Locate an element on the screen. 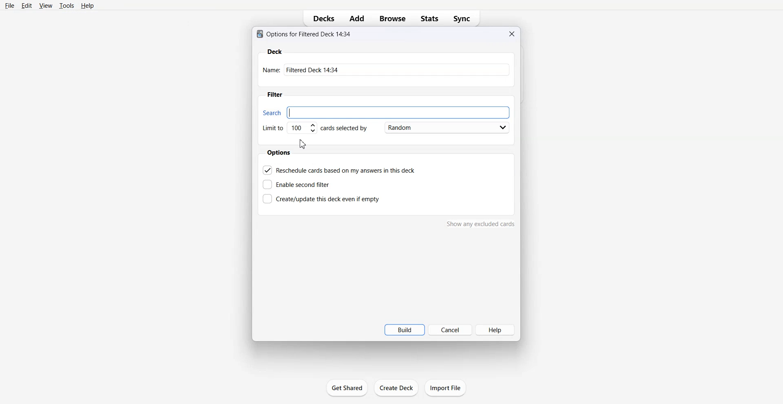 The width and height of the screenshot is (783, 404). Get Shared is located at coordinates (347, 387).